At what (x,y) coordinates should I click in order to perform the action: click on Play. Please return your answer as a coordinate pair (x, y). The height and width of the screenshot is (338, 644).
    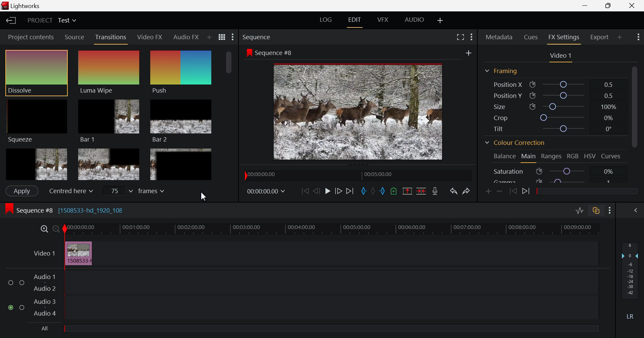
    Looking at the image, I should click on (326, 190).